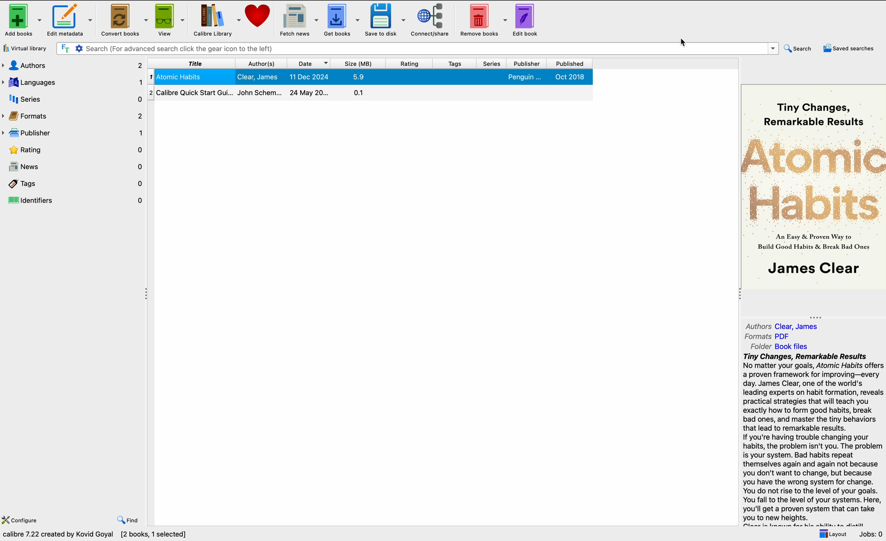  What do you see at coordinates (122, 19) in the screenshot?
I see `convert books` at bounding box center [122, 19].